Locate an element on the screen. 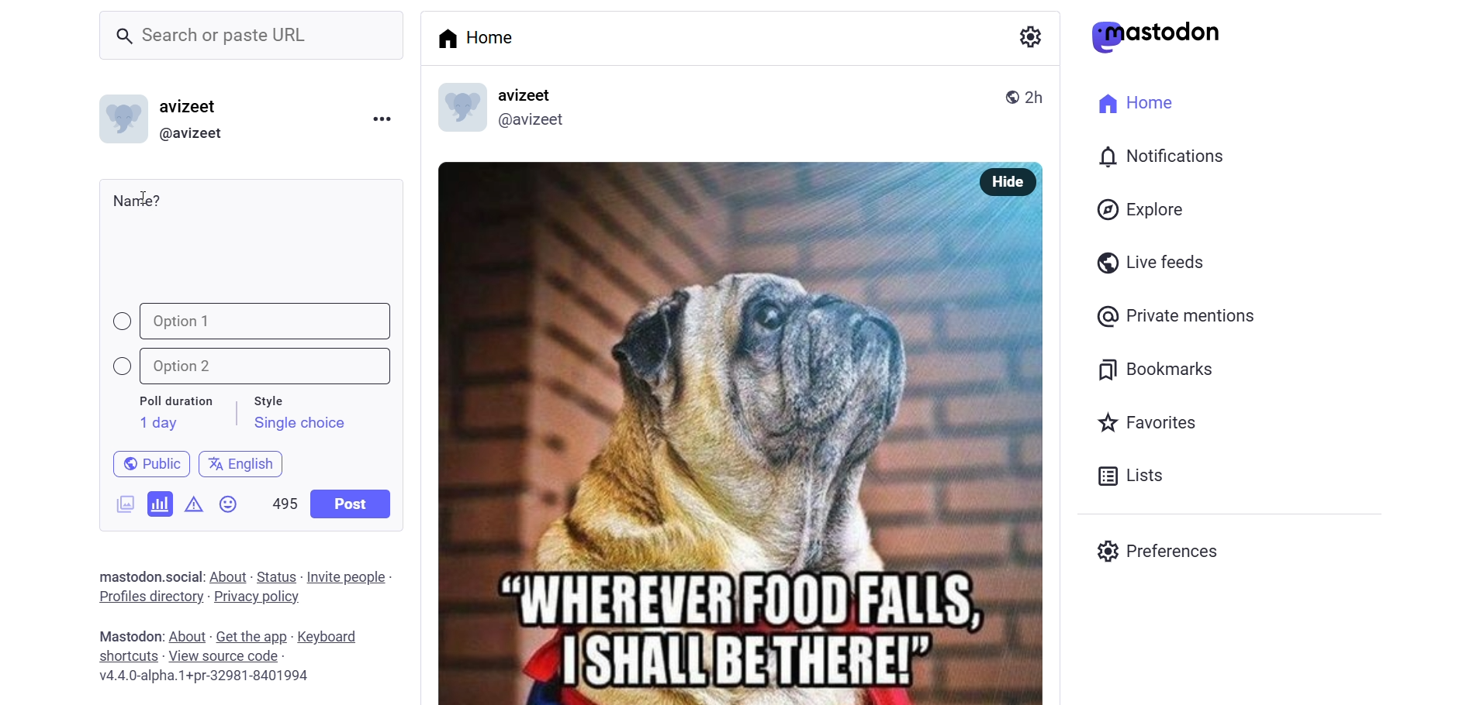  about is located at coordinates (185, 637).